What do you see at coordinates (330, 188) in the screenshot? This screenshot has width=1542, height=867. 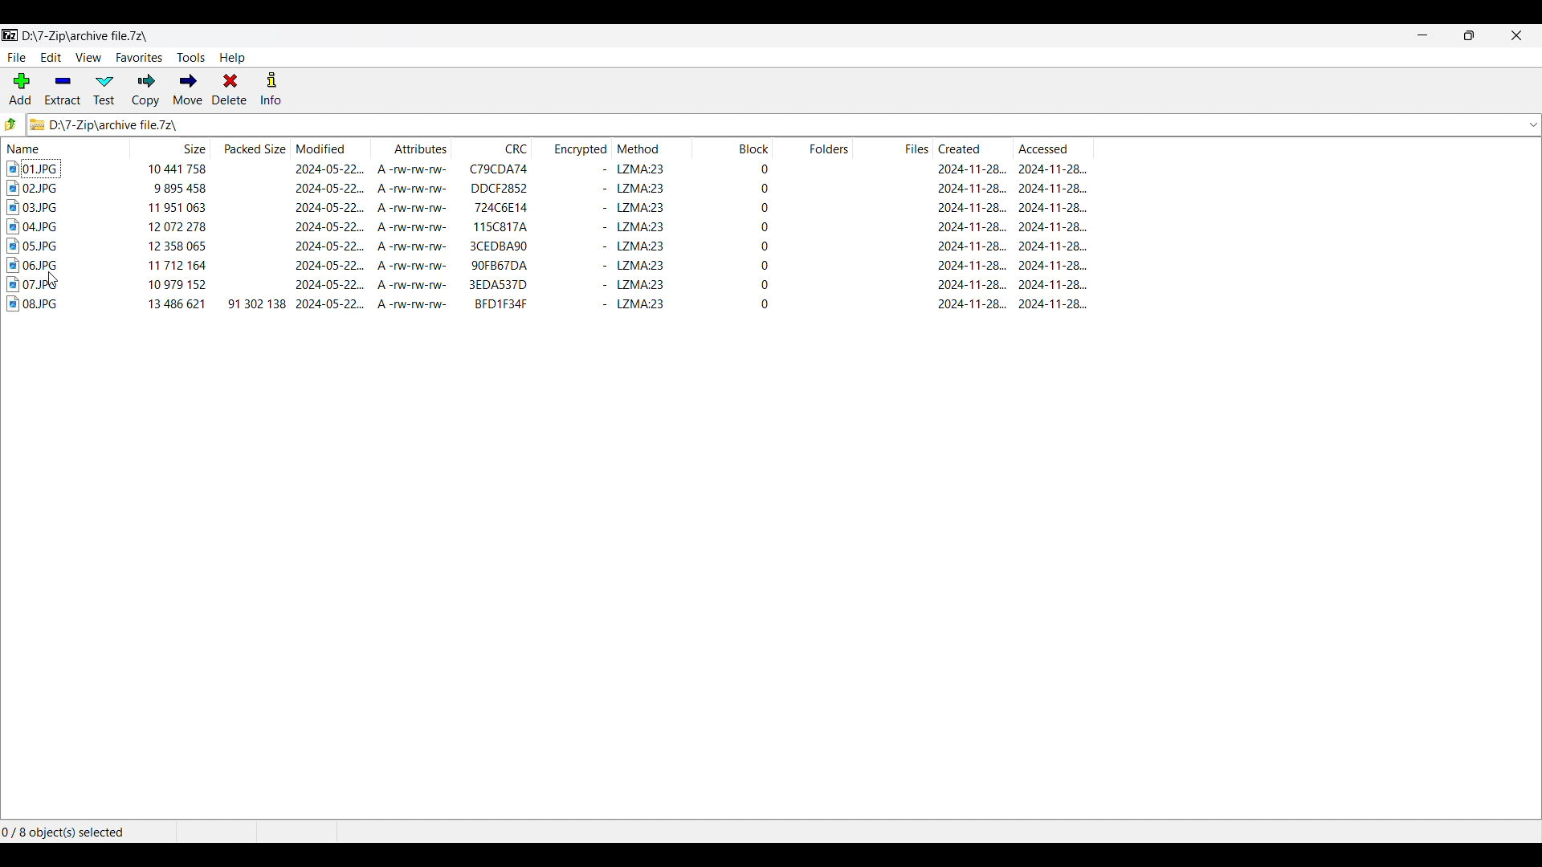 I see `modified date & time` at bounding box center [330, 188].